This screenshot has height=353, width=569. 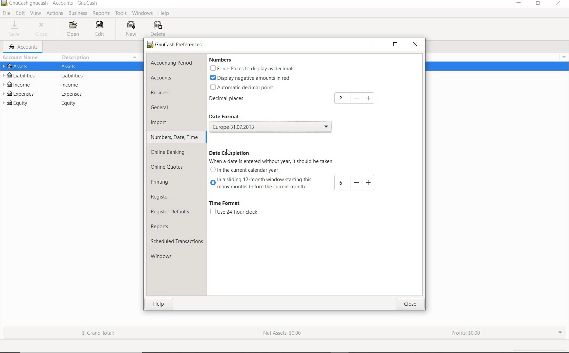 I want to click on WINDOWS, so click(x=144, y=13).